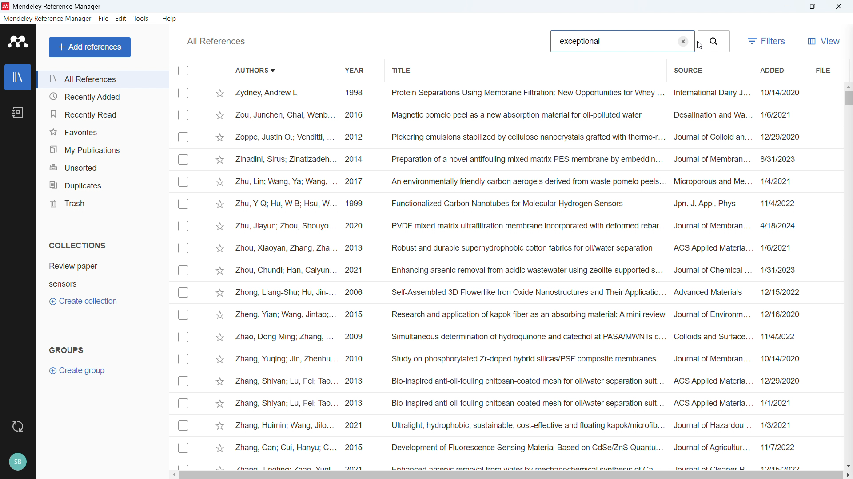  Describe the element at coordinates (57, 6) in the screenshot. I see `mendeley reference manager` at that location.